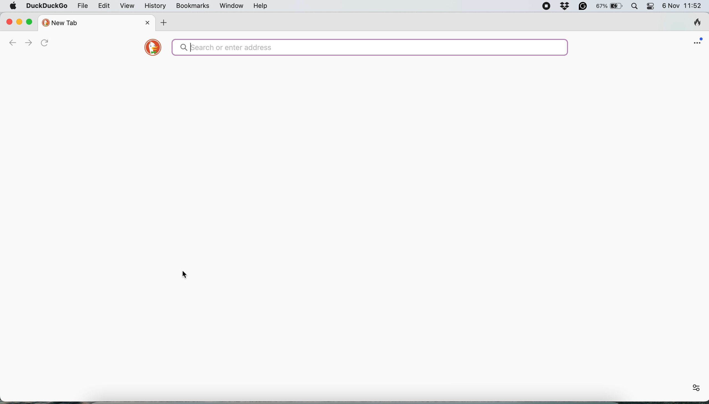  Describe the element at coordinates (191, 6) in the screenshot. I see `bookmarks` at that location.